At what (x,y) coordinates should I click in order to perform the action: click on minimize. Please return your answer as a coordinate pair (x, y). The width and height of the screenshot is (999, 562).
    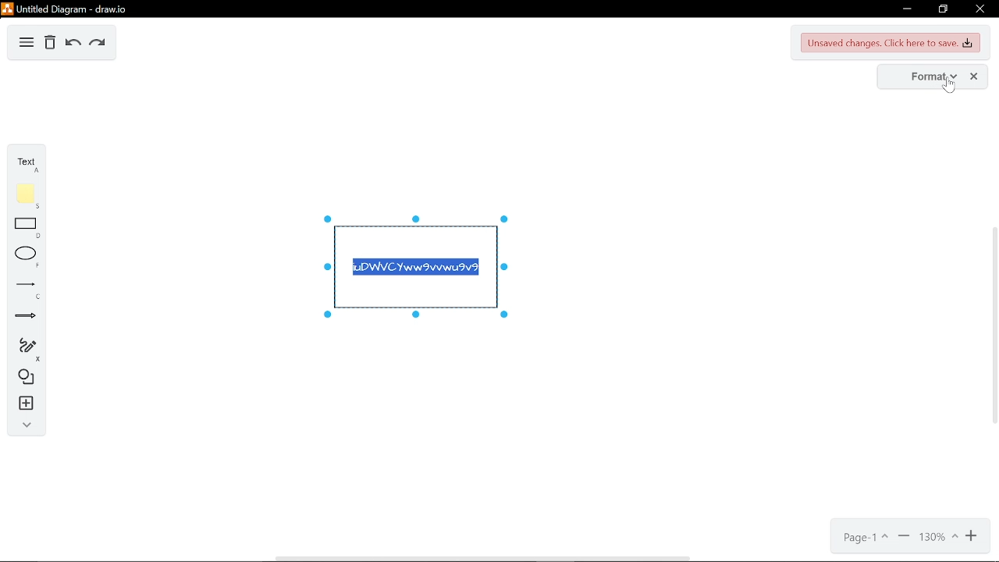
    Looking at the image, I should click on (907, 10).